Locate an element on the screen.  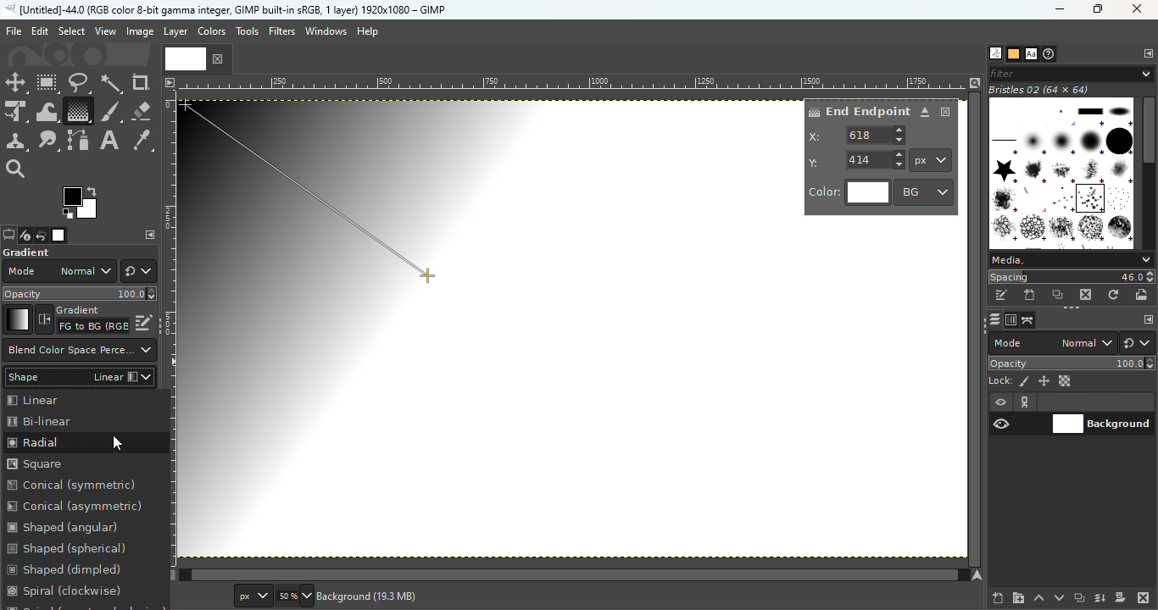
Spiral (clockwise) is located at coordinates (73, 591).